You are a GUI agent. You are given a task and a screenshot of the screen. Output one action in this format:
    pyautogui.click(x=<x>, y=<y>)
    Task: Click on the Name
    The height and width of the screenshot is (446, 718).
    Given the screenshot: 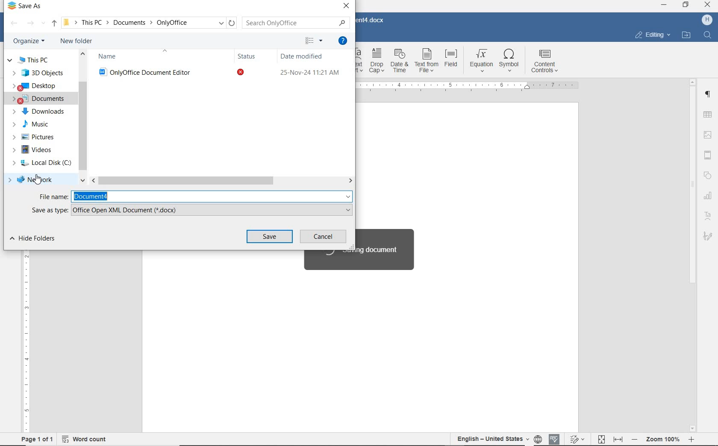 What is the action you would take?
    pyautogui.click(x=111, y=57)
    